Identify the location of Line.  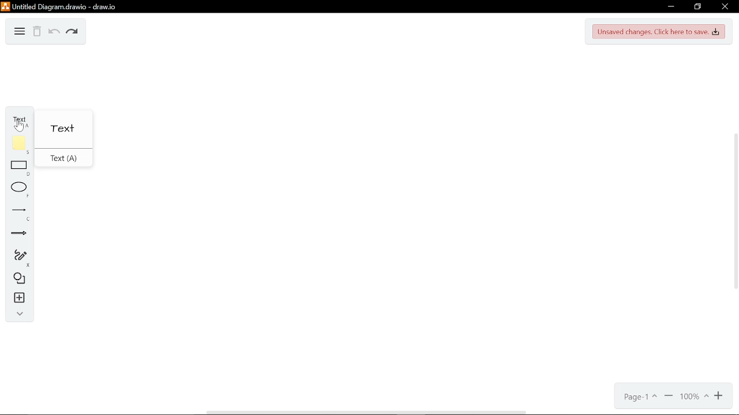
(16, 213).